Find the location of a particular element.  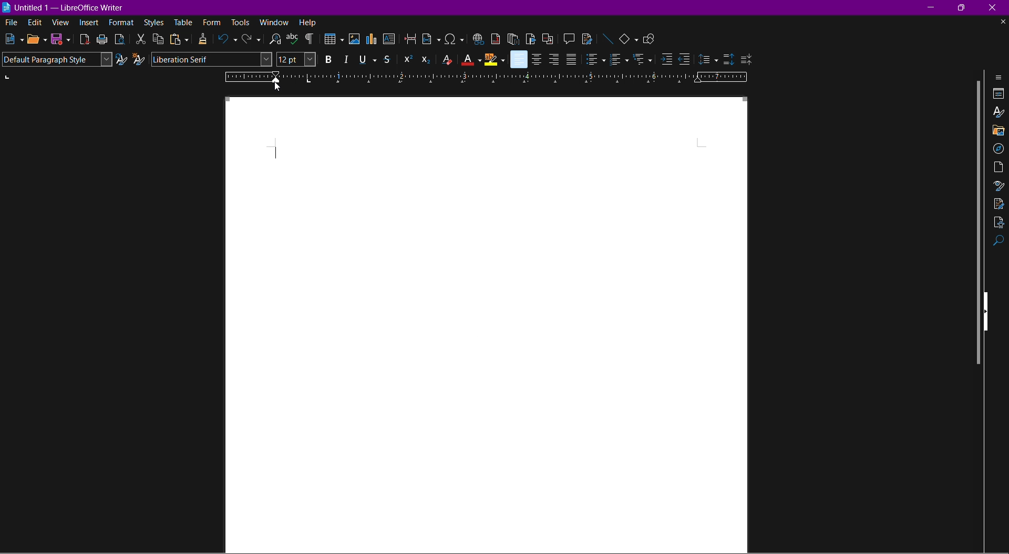

Show Track Changes Functions is located at coordinates (587, 38).